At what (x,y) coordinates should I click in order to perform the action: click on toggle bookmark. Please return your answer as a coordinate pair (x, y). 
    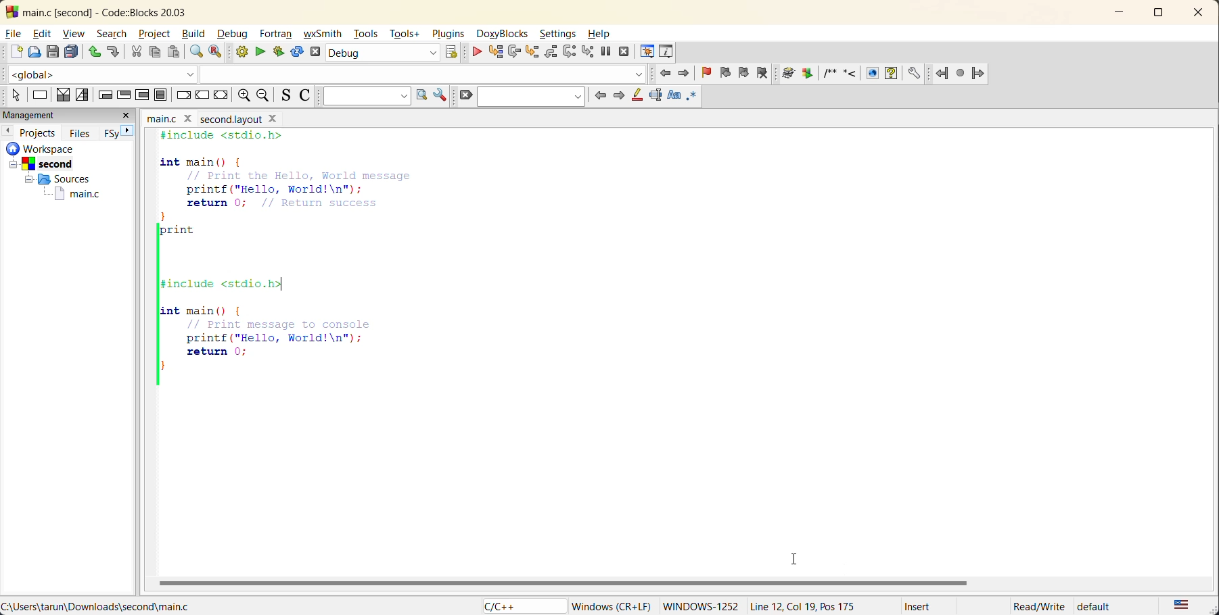
    Looking at the image, I should click on (706, 71).